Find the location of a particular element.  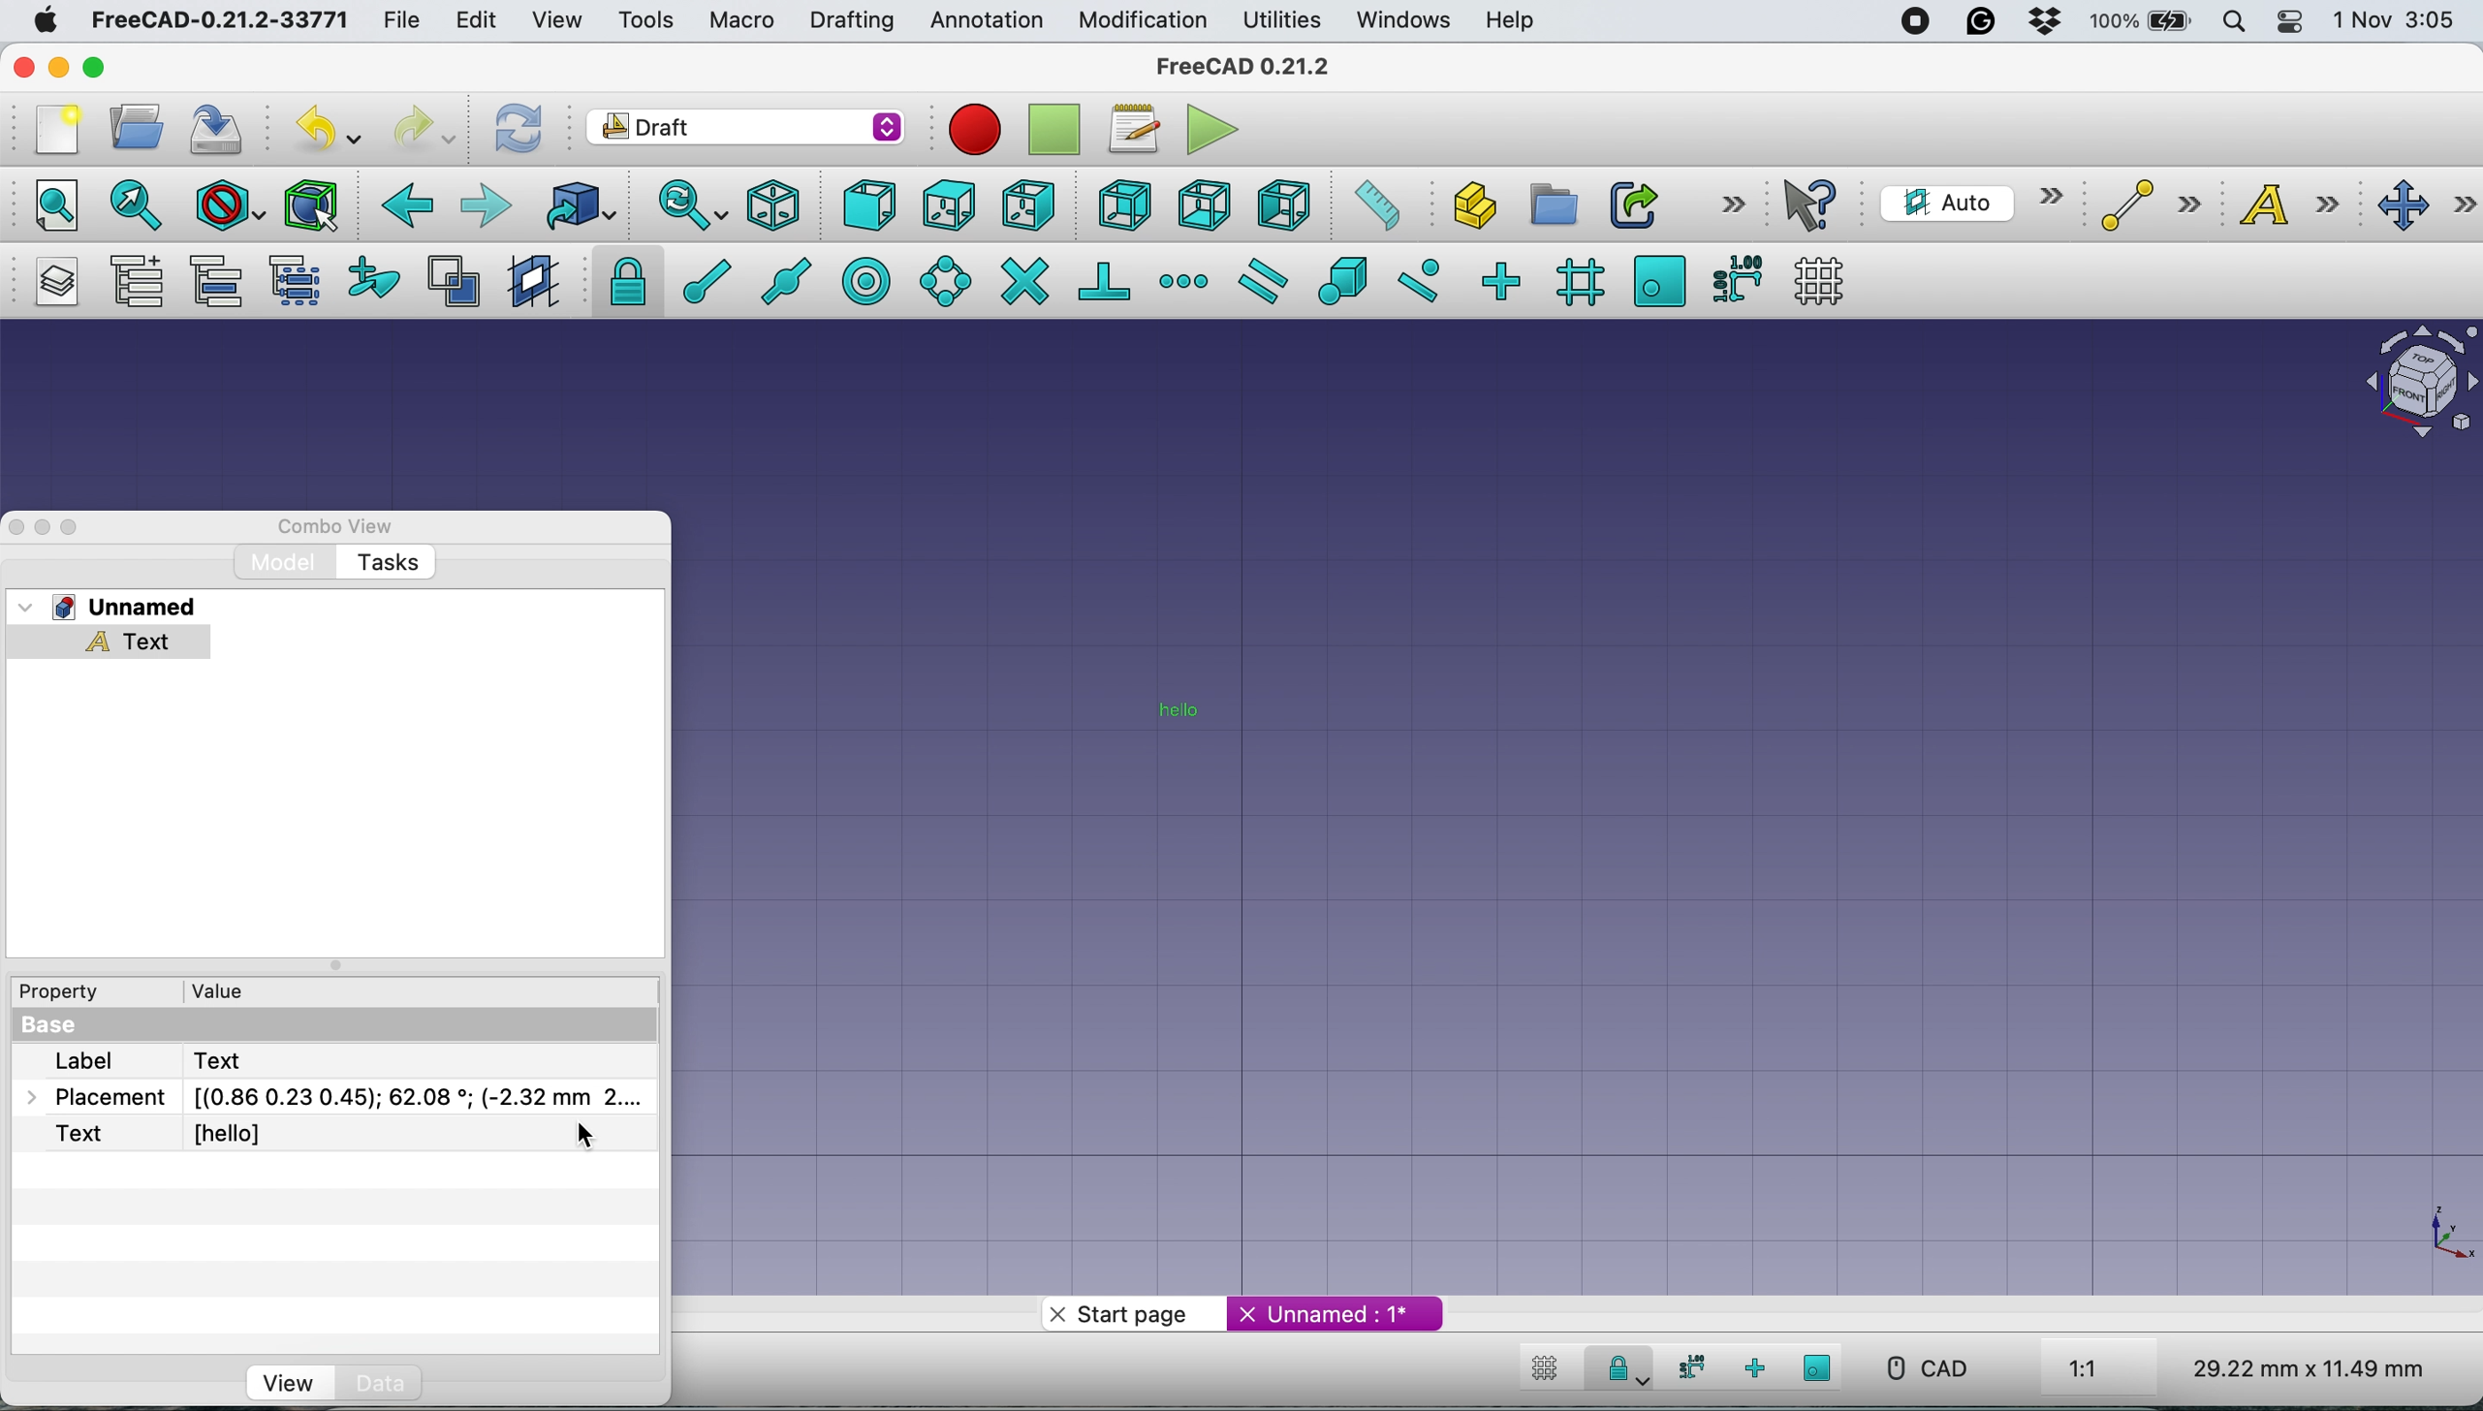

edit is located at coordinates (477, 19).